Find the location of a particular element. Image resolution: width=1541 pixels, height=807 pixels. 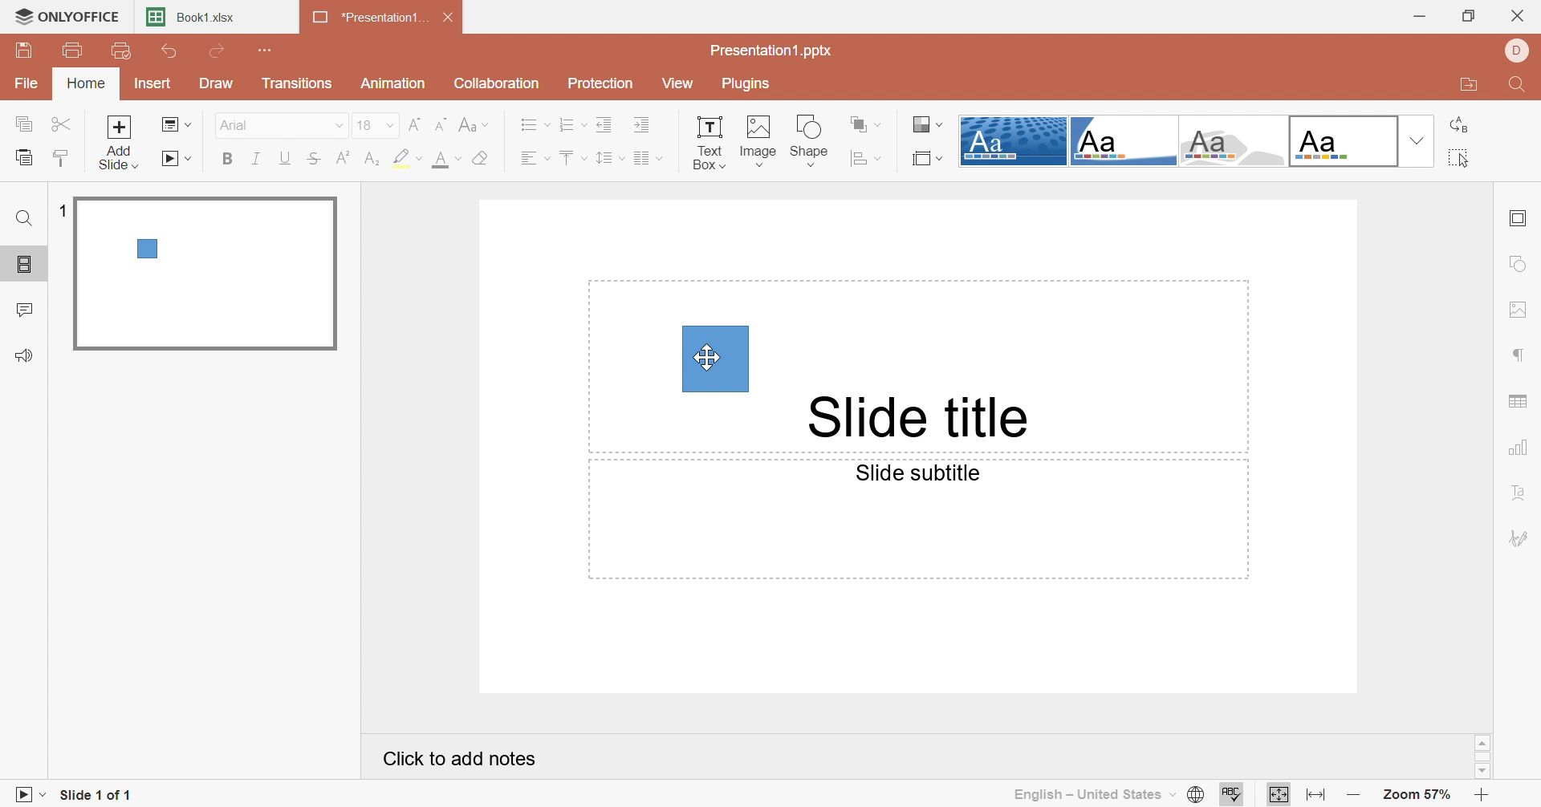

Protection is located at coordinates (603, 84).